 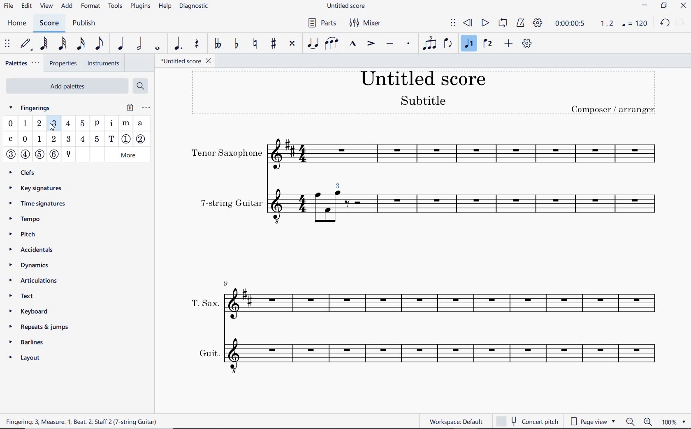 What do you see at coordinates (35, 107) in the screenshot?
I see `FINGERINGS` at bounding box center [35, 107].